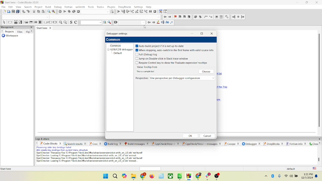 The height and width of the screenshot is (181, 322). I want to click on choose, so click(206, 71).